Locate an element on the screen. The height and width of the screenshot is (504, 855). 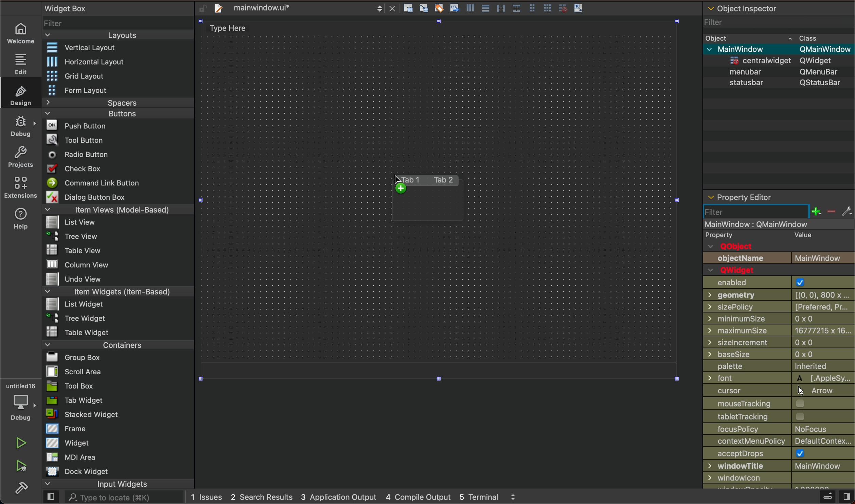
enabled is located at coordinates (777, 282).